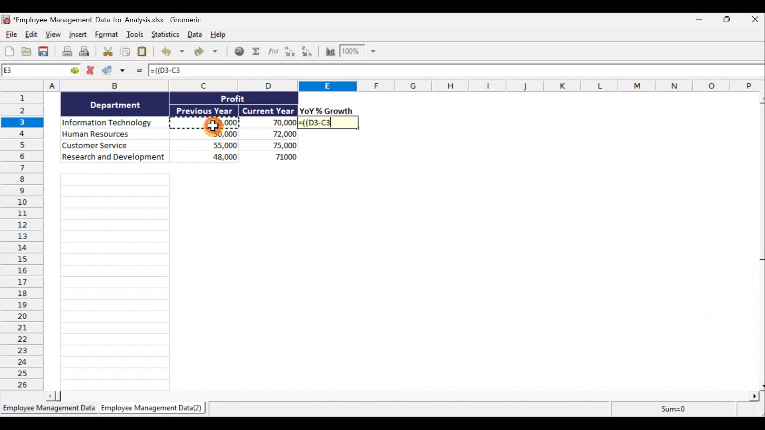 The width and height of the screenshot is (765, 430). What do you see at coordinates (85, 52) in the screenshot?
I see `Print preview` at bounding box center [85, 52].